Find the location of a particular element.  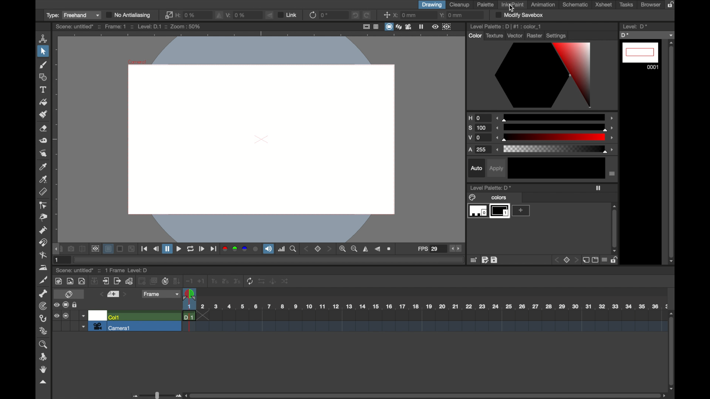

dropdown is located at coordinates (84, 316).